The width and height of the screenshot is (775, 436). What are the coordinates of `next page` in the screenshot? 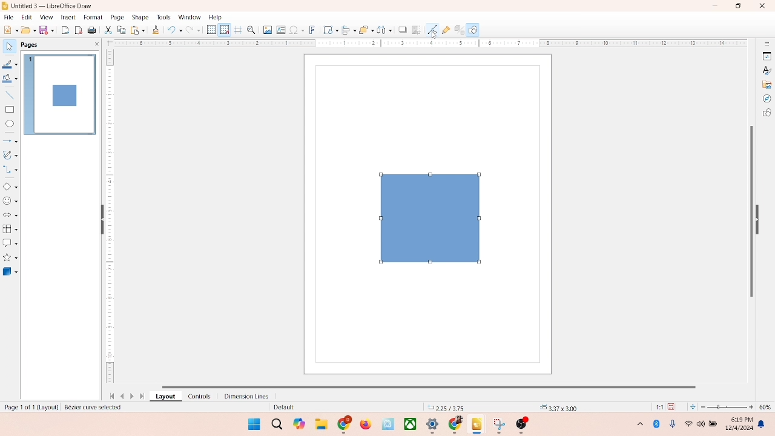 It's located at (133, 396).